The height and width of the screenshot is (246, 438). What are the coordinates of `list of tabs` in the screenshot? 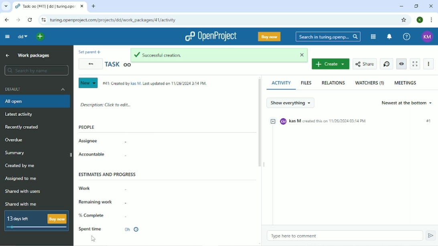 It's located at (6, 5).